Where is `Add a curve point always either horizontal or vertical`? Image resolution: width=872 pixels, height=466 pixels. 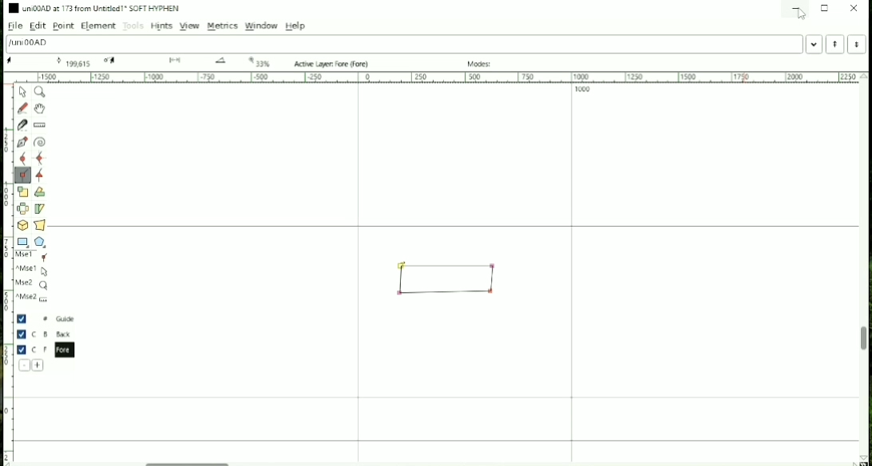
Add a curve point always either horizontal or vertical is located at coordinates (41, 158).